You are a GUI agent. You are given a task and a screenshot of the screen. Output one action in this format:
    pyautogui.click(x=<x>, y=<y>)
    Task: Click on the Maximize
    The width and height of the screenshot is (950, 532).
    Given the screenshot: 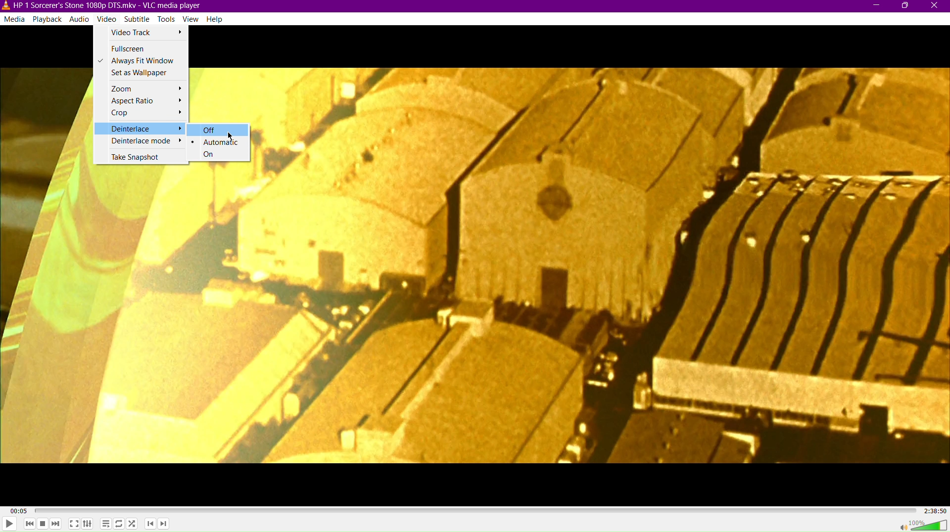 What is the action you would take?
    pyautogui.click(x=905, y=6)
    